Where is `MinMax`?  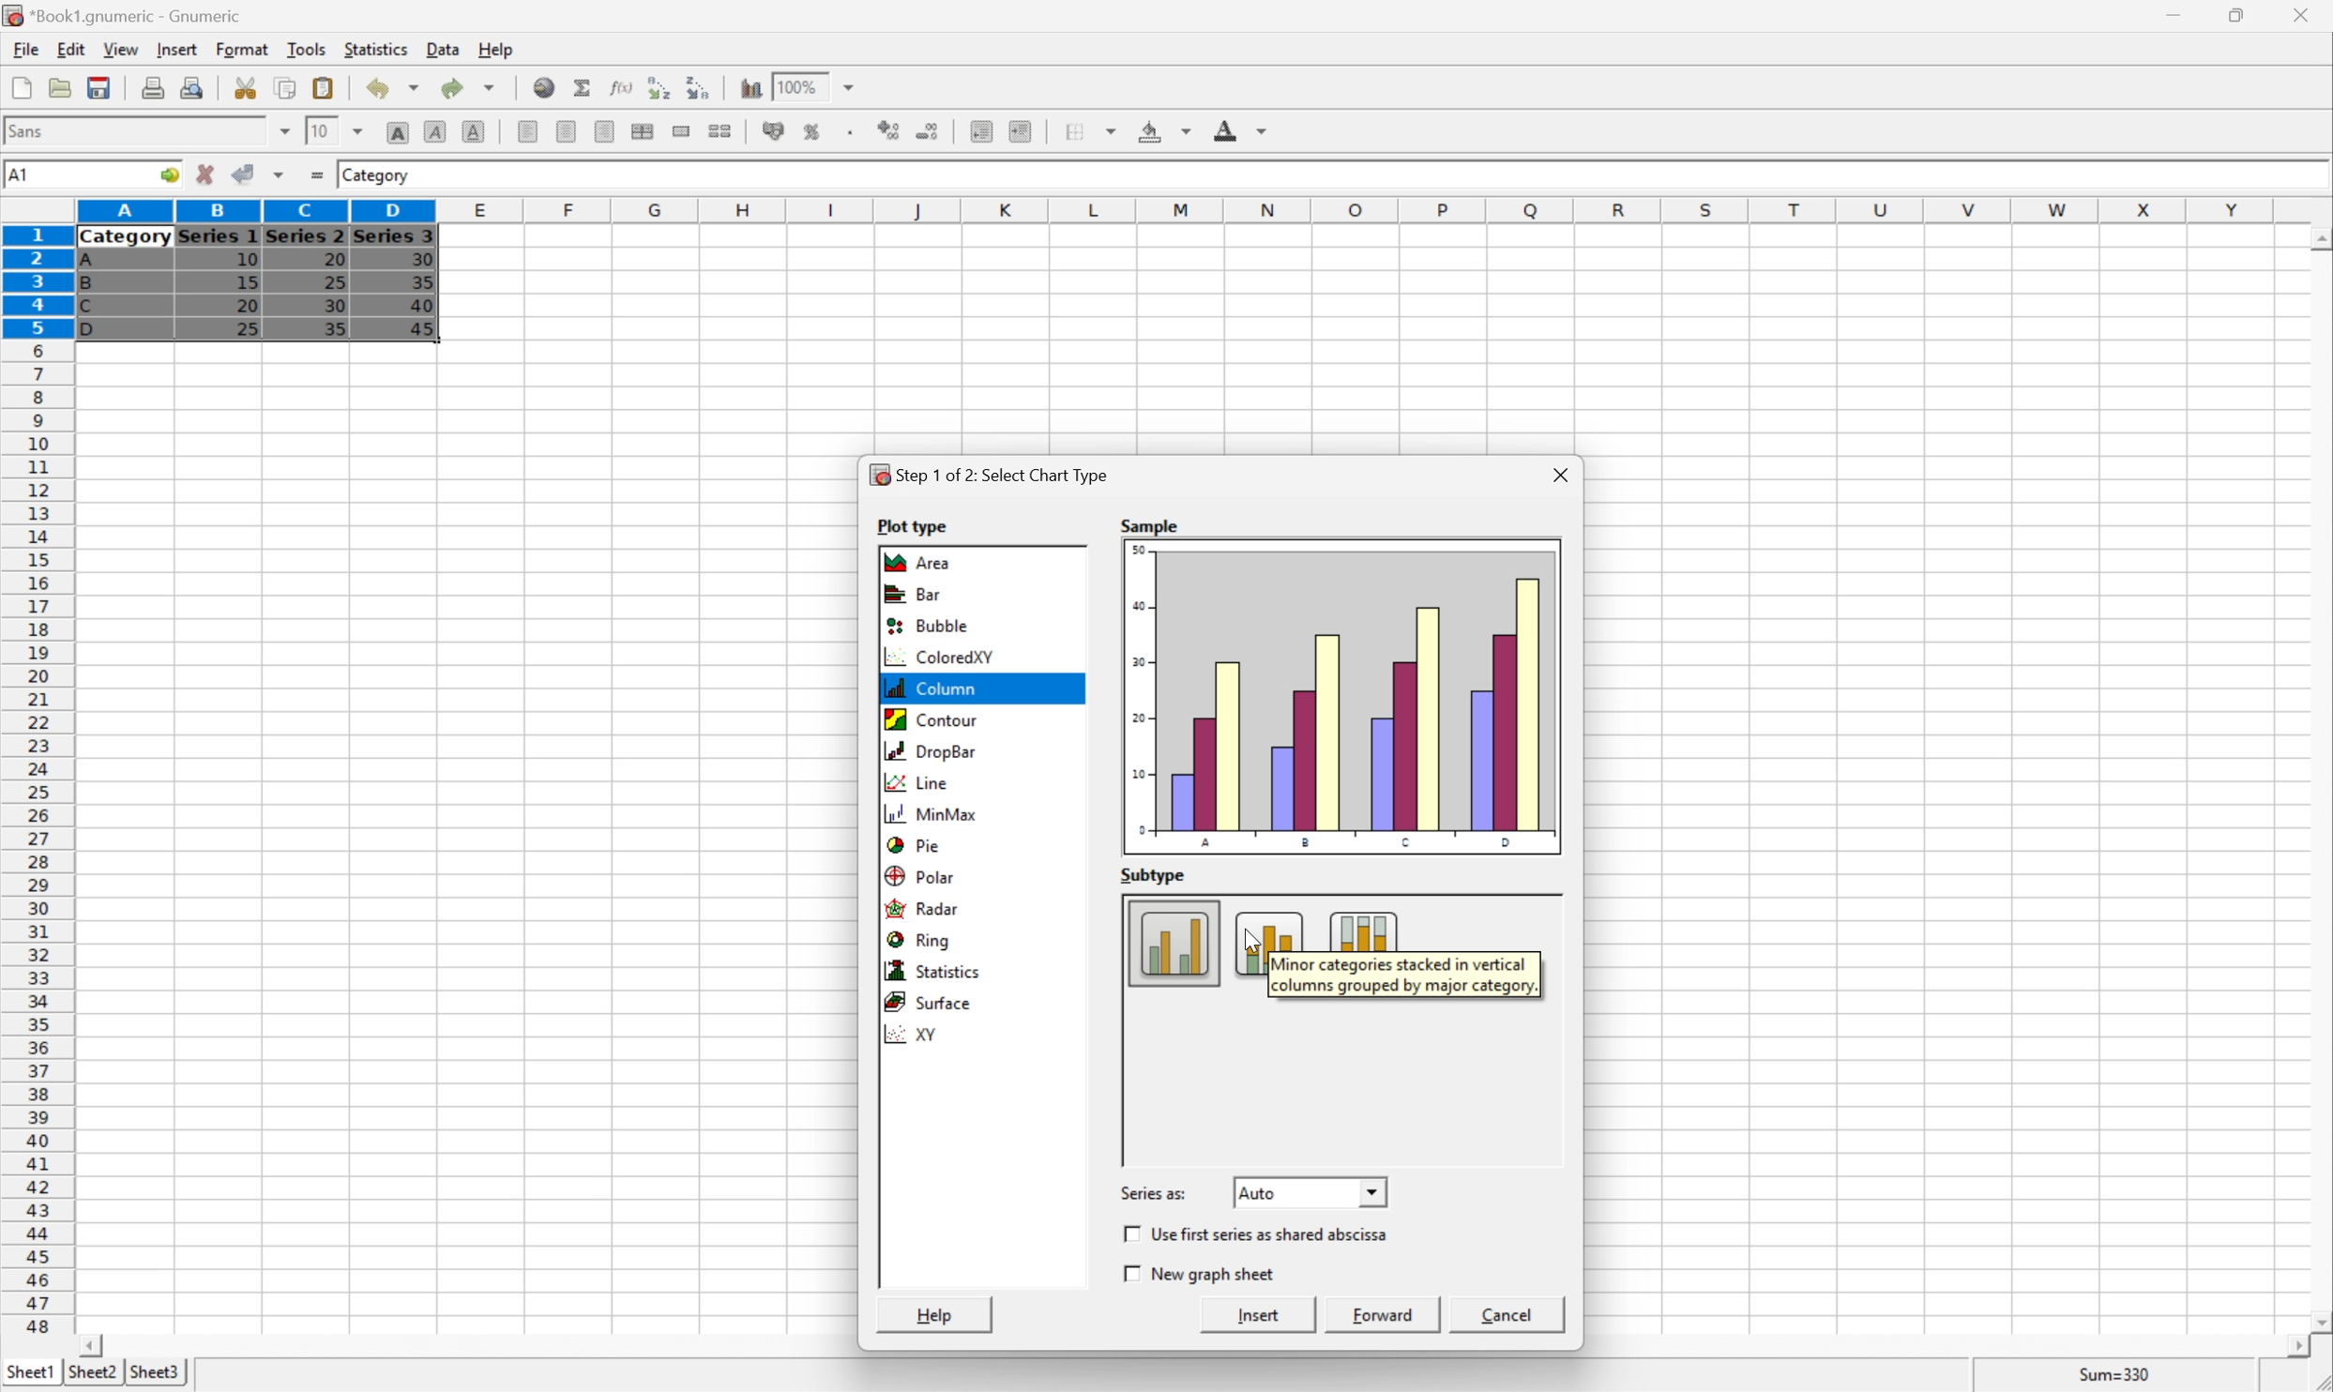
MinMax is located at coordinates (936, 814).